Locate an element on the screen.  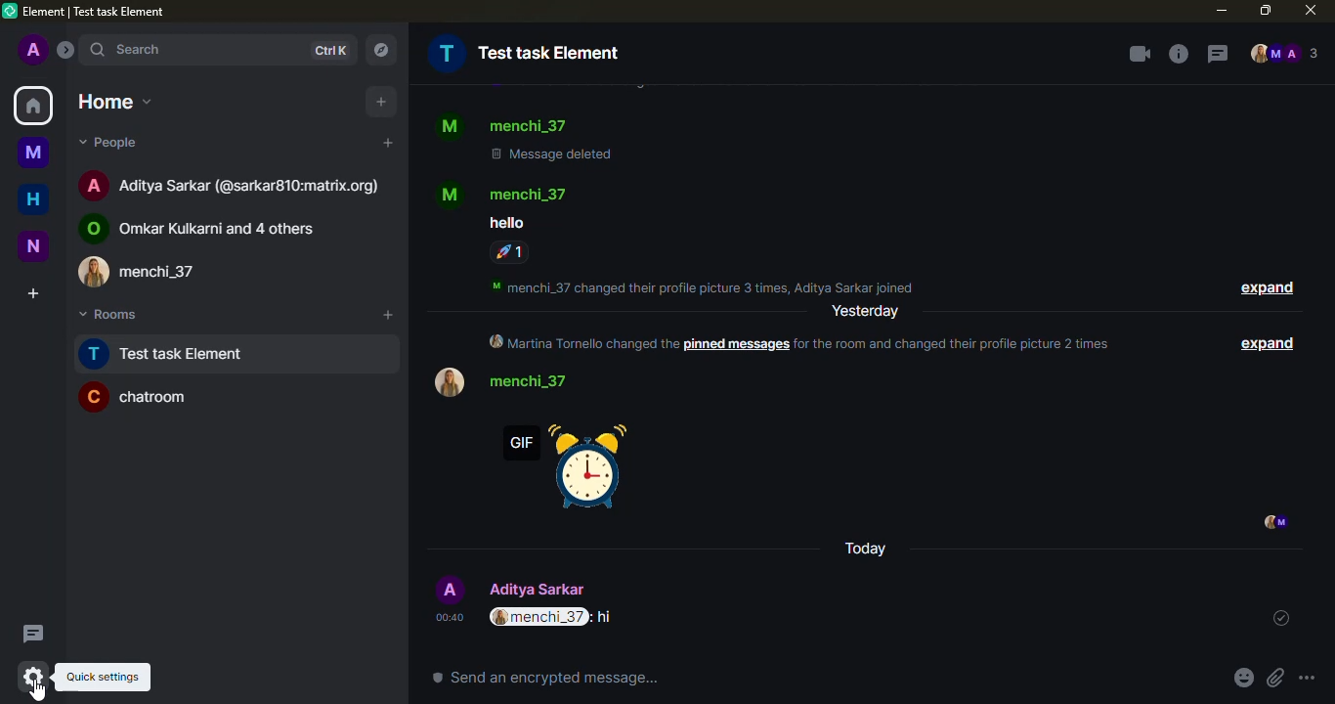
profile is located at coordinates (447, 194).